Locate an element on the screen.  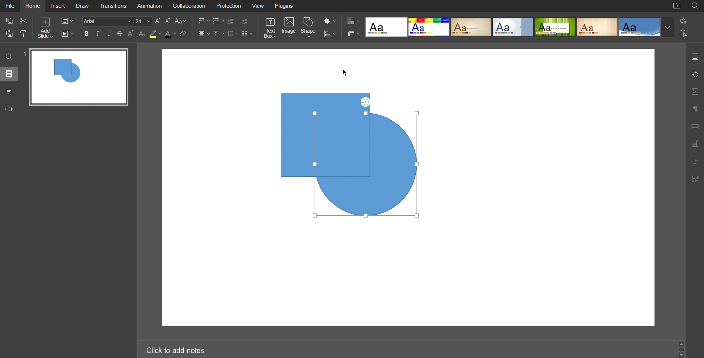
Colors is located at coordinates (354, 21).